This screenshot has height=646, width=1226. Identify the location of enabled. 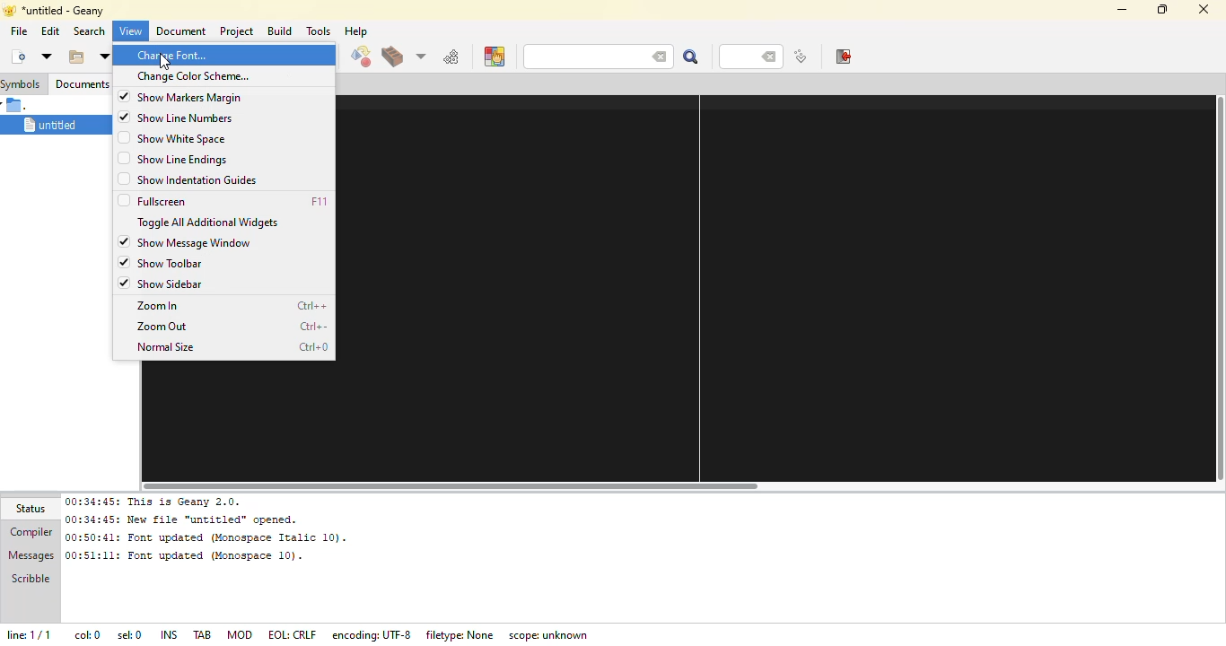
(123, 241).